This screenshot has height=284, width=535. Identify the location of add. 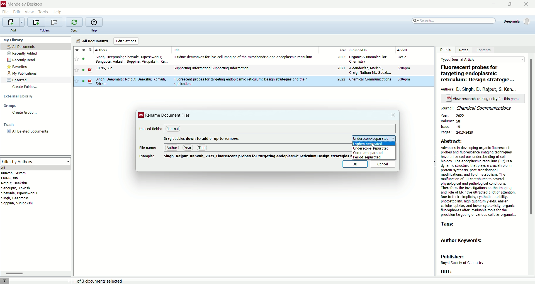
(13, 30).